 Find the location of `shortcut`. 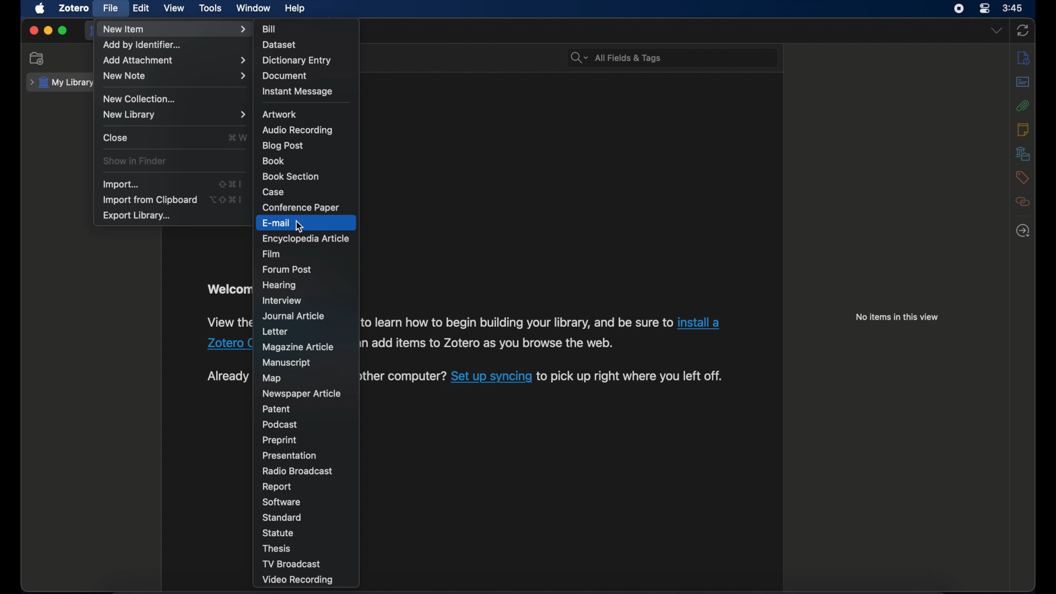

shortcut is located at coordinates (235, 138).